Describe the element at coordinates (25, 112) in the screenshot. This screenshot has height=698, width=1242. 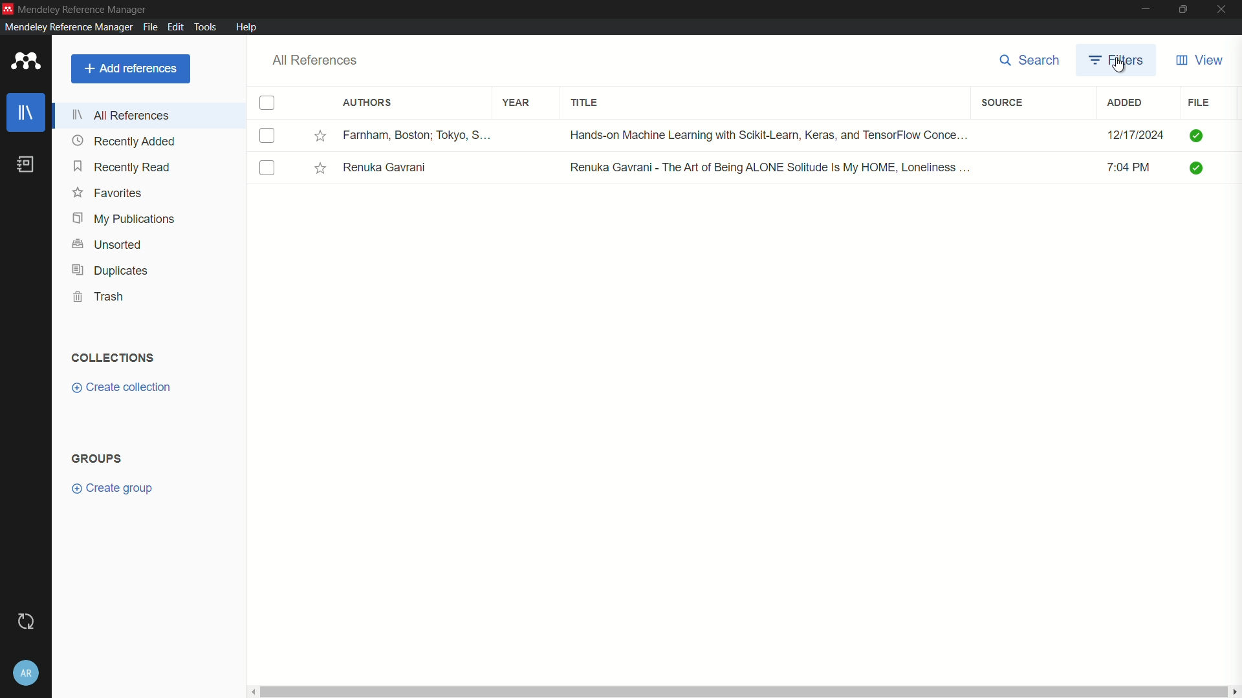
I see `library` at that location.